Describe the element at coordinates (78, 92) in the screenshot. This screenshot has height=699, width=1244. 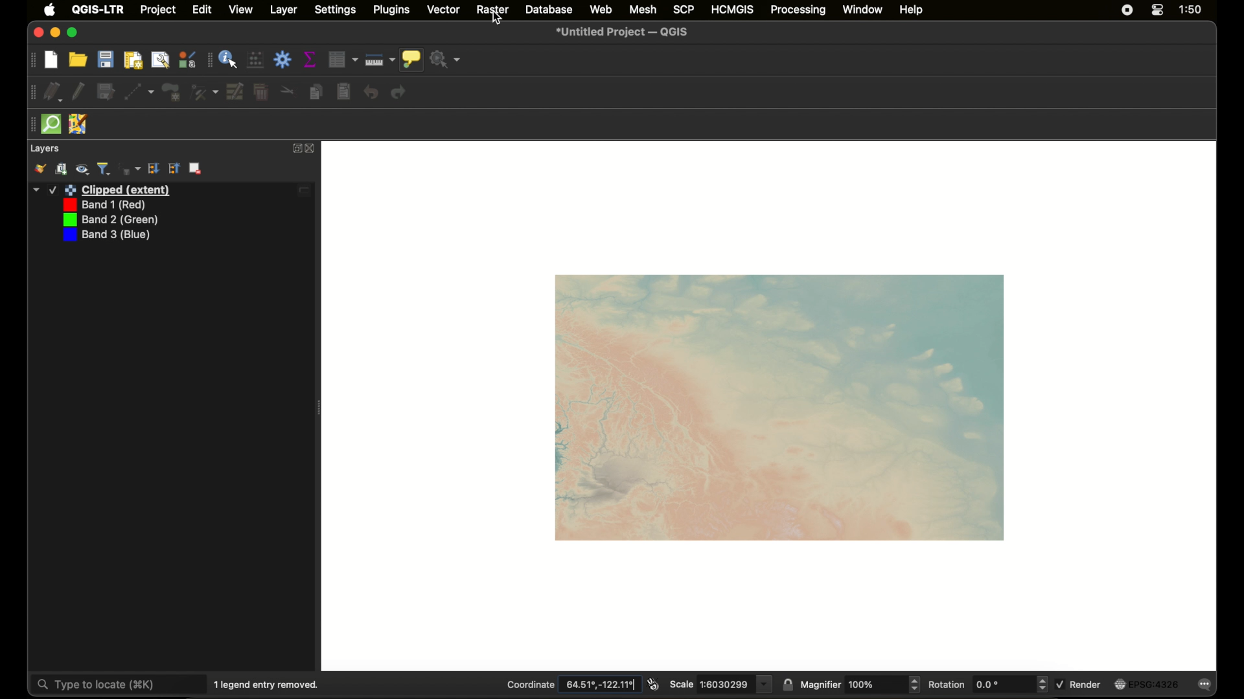
I see `toggle editing` at that location.